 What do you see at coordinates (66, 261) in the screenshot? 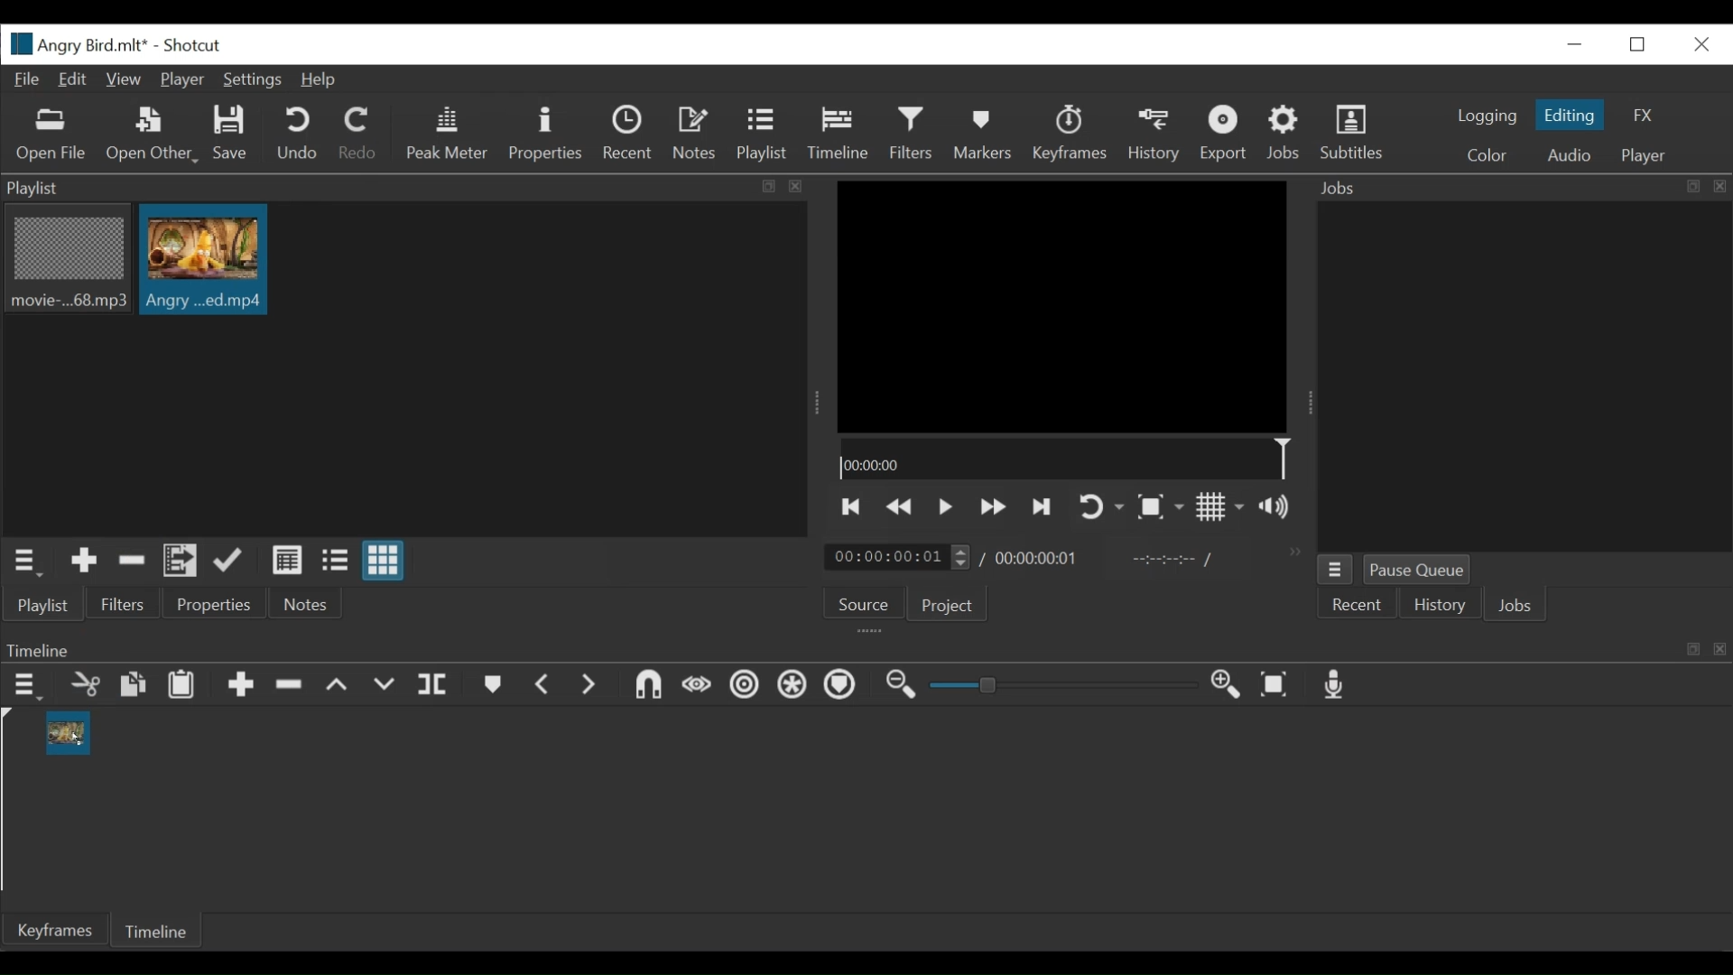
I see `Clip` at bounding box center [66, 261].